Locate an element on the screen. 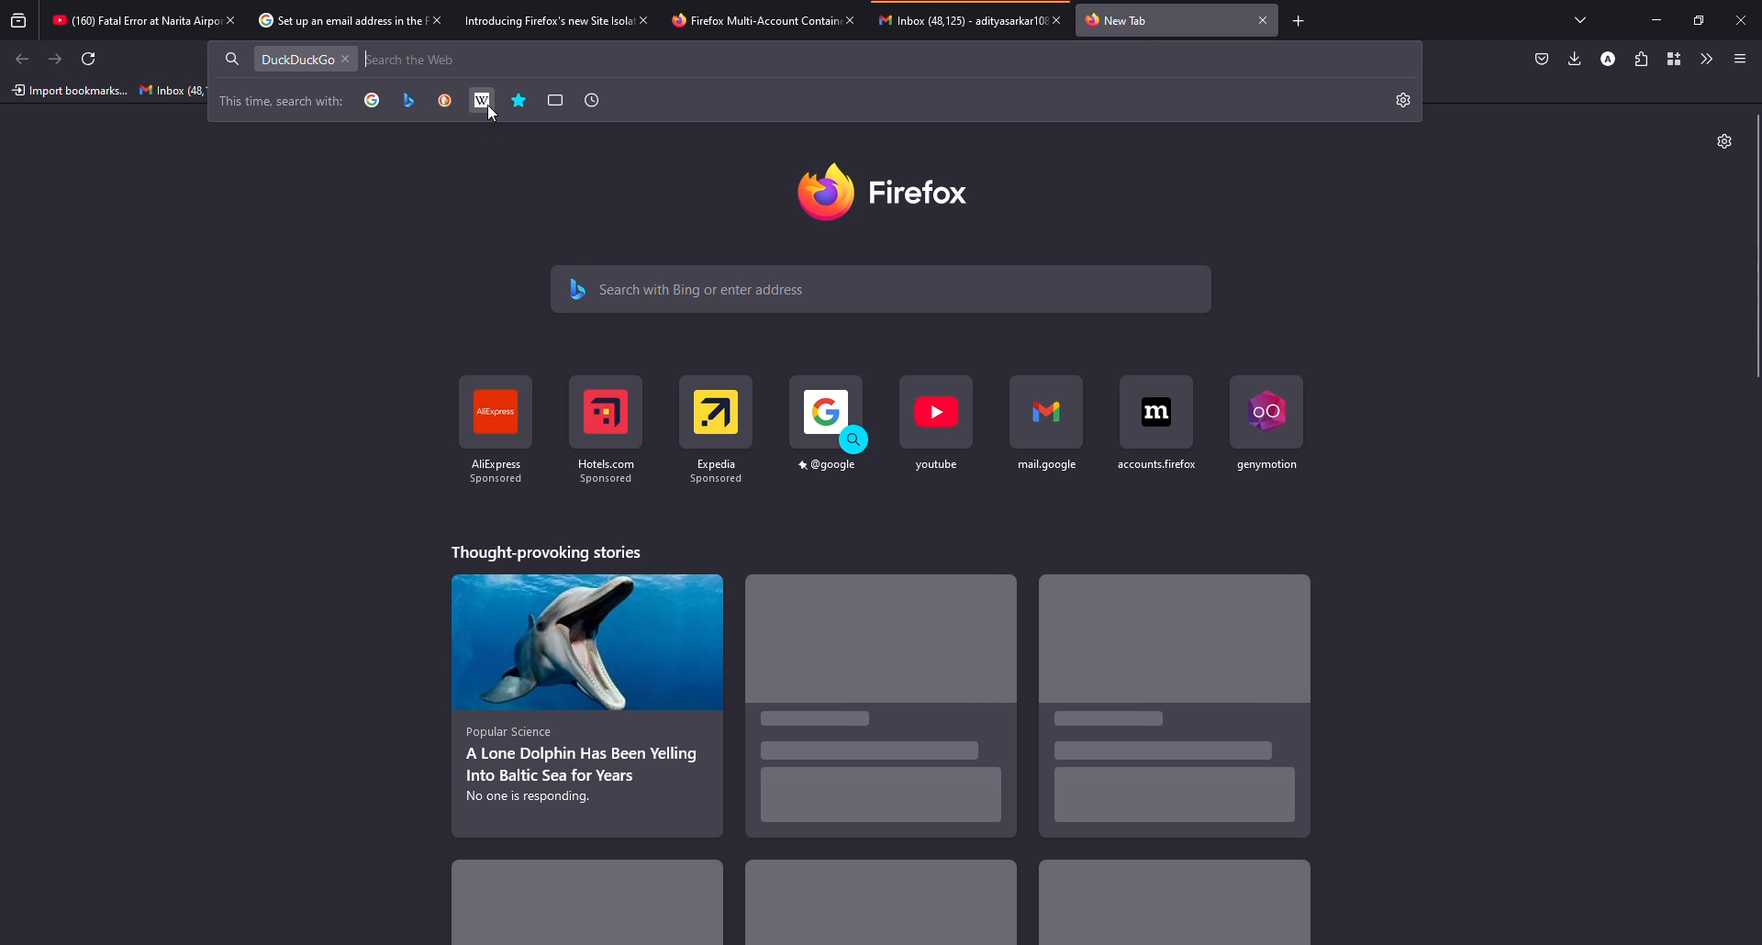 This screenshot has height=945, width=1762. google is located at coordinates (373, 101).